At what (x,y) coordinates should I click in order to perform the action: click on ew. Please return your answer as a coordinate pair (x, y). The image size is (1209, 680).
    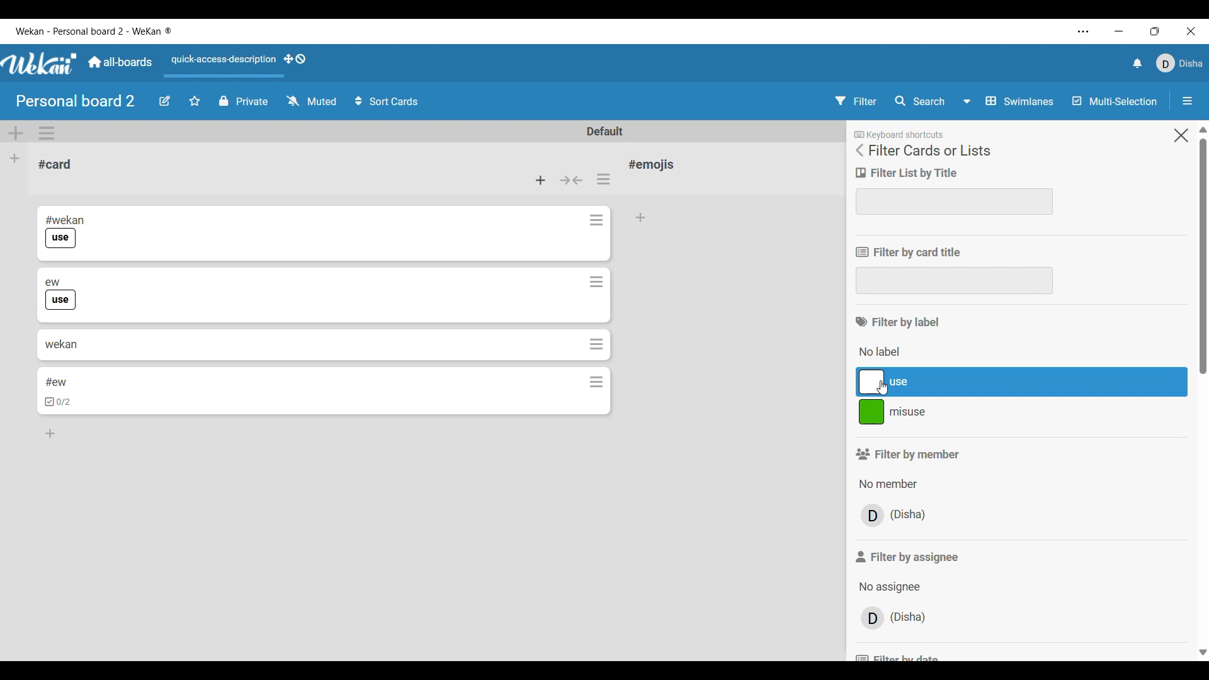
    Looking at the image, I should click on (53, 281).